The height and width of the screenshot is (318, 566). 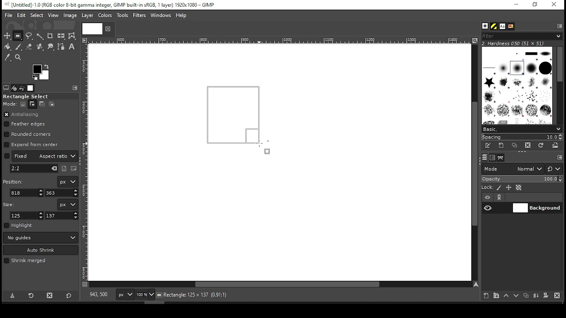 What do you see at coordinates (23, 88) in the screenshot?
I see `undo history` at bounding box center [23, 88].